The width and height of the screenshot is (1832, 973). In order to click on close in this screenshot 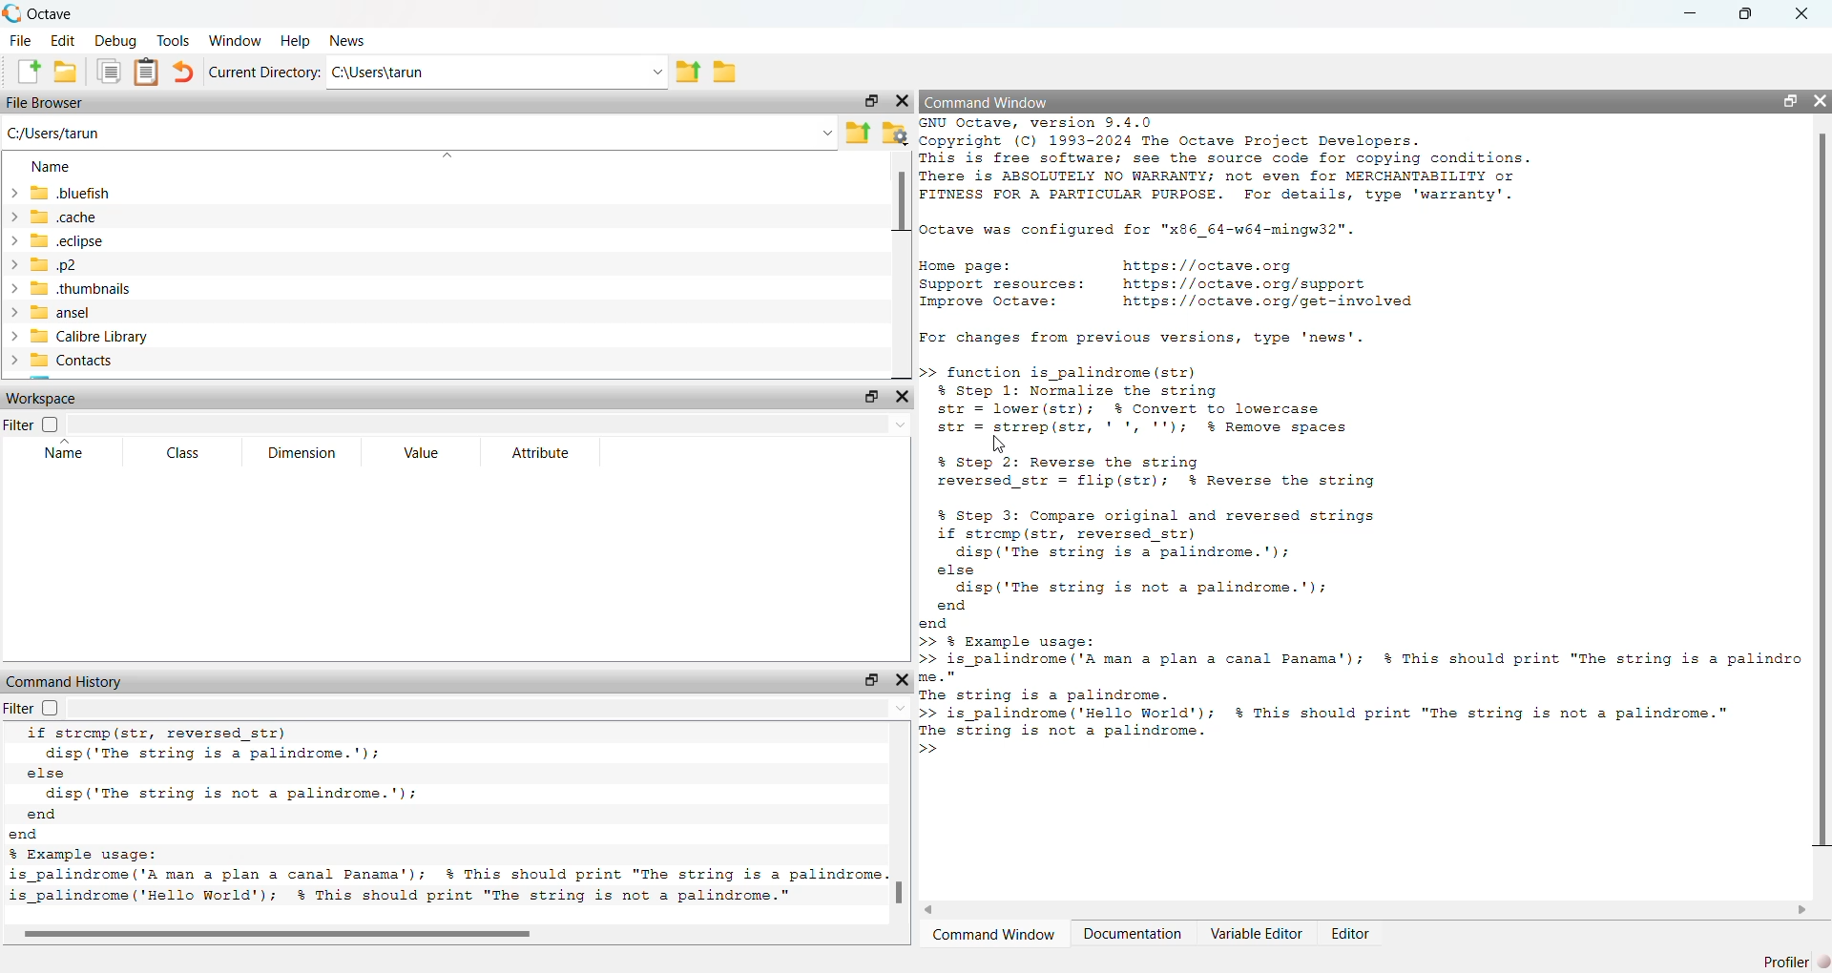, I will do `click(1811, 11)`.